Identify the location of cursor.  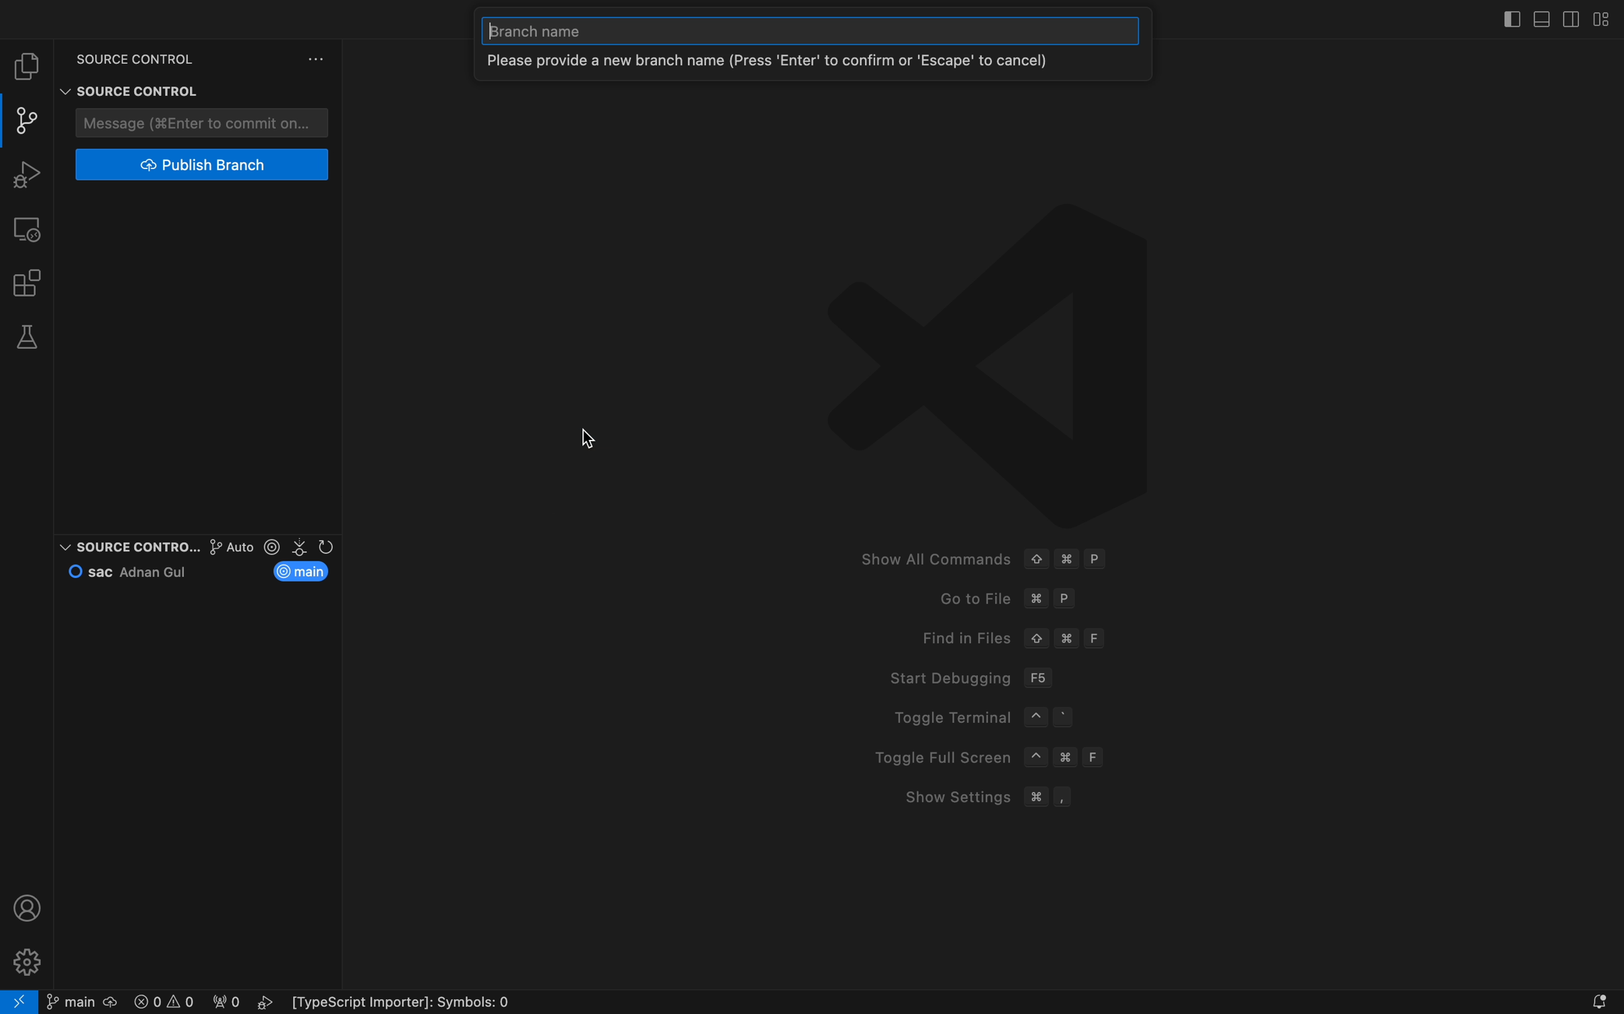
(587, 441).